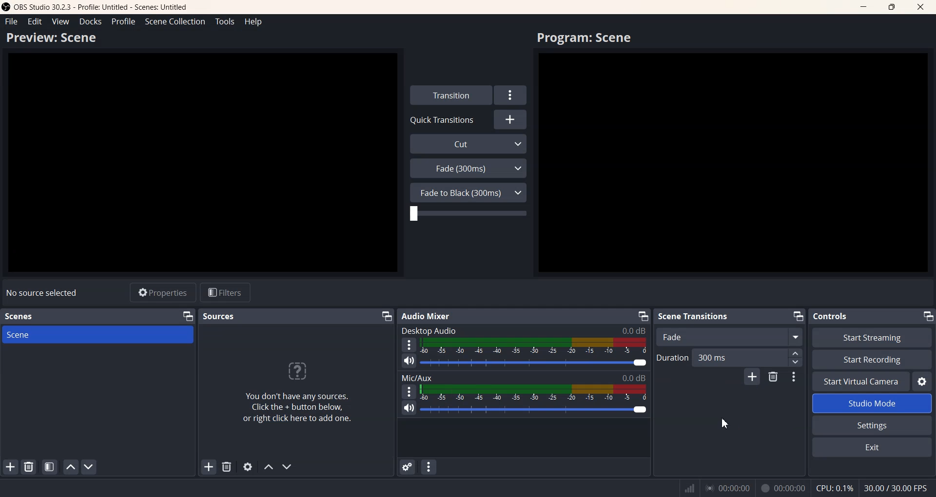 The image size is (936, 497). I want to click on Add Scene, so click(8, 467).